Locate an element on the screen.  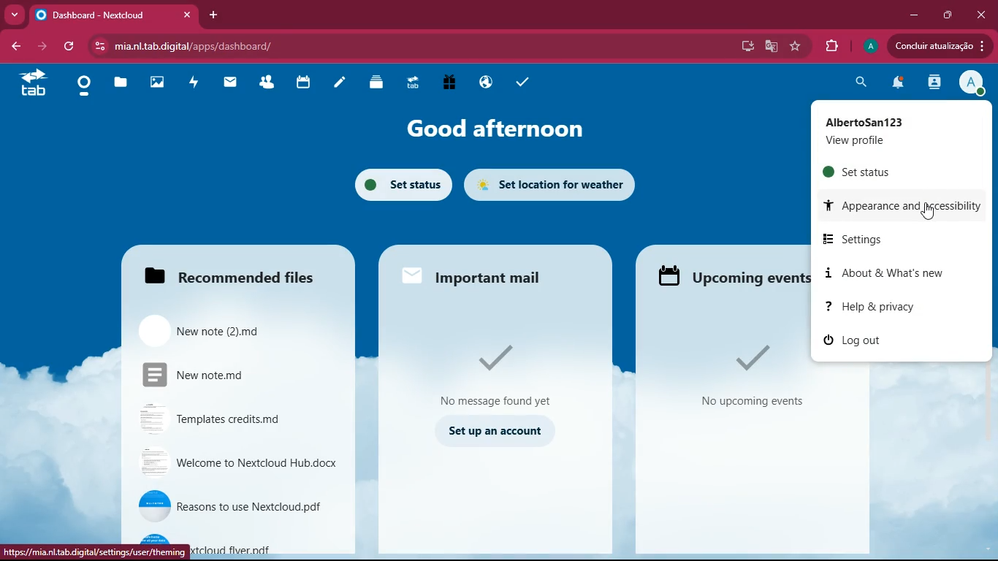
Important mail is located at coordinates (473, 276).